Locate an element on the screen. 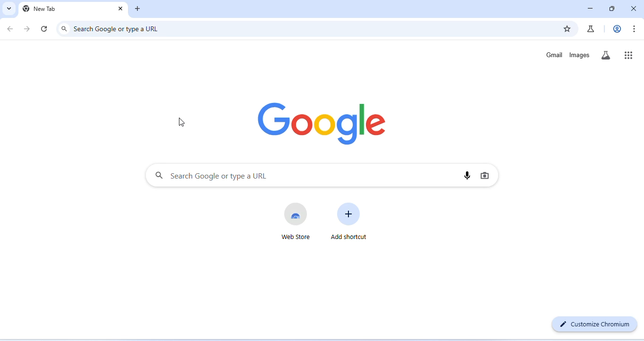  chrome labs is located at coordinates (591, 28).